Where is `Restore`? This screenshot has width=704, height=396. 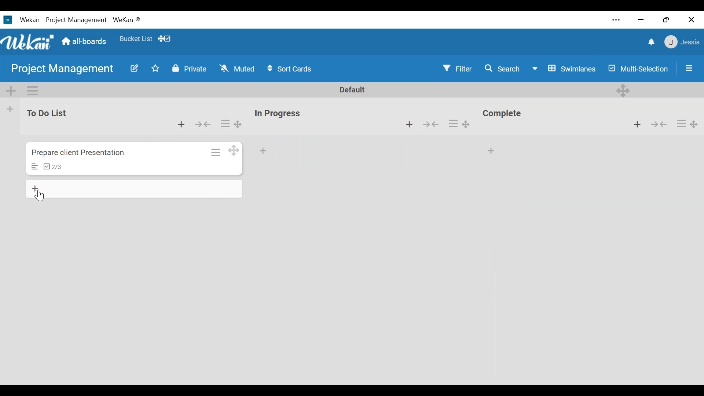
Restore is located at coordinates (665, 18).